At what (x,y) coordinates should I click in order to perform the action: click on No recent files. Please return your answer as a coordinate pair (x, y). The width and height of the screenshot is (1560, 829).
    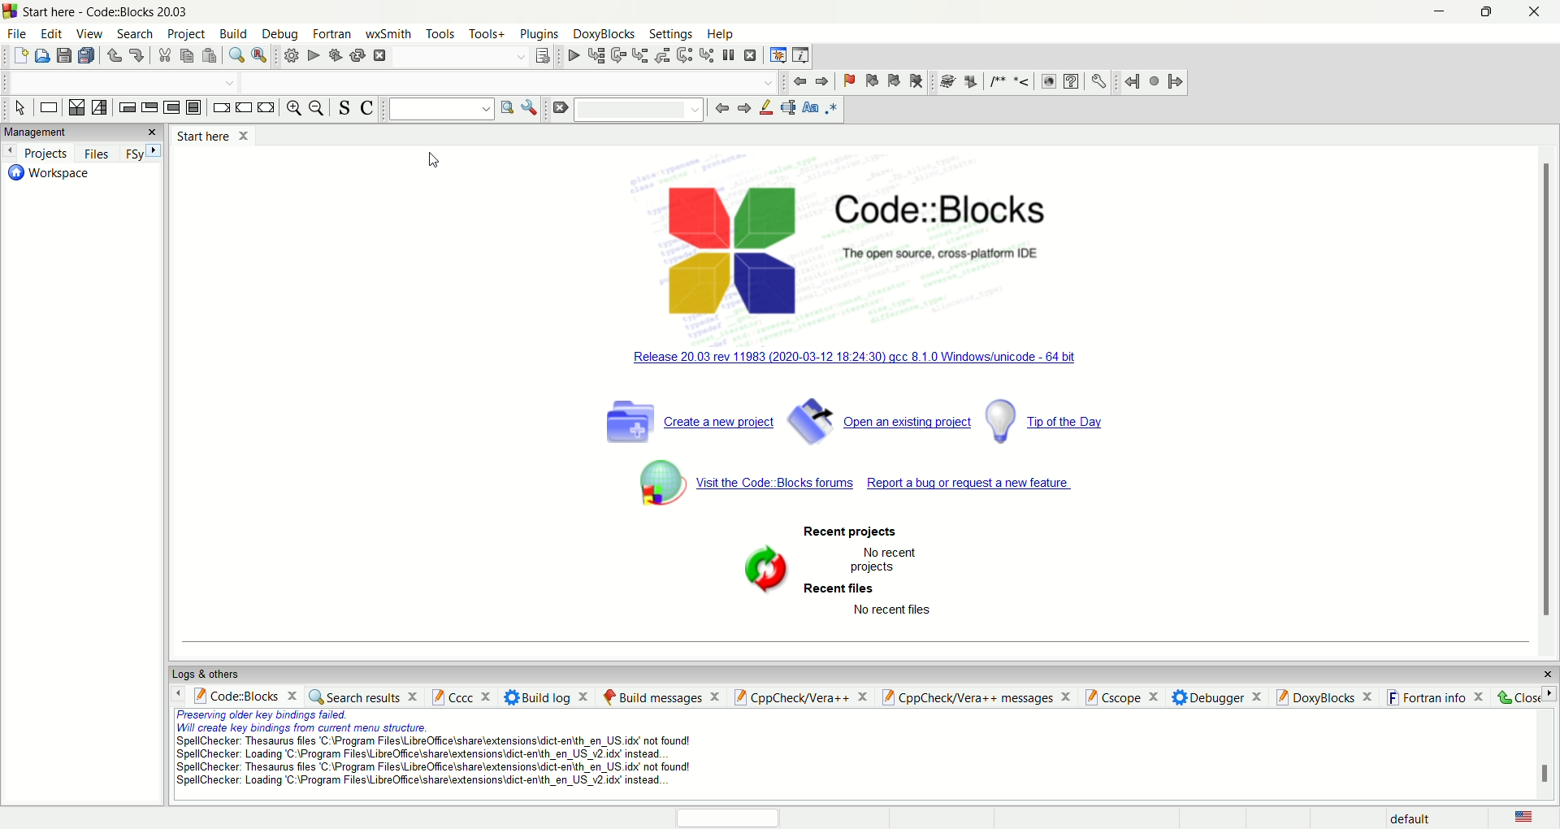
    Looking at the image, I should click on (892, 611).